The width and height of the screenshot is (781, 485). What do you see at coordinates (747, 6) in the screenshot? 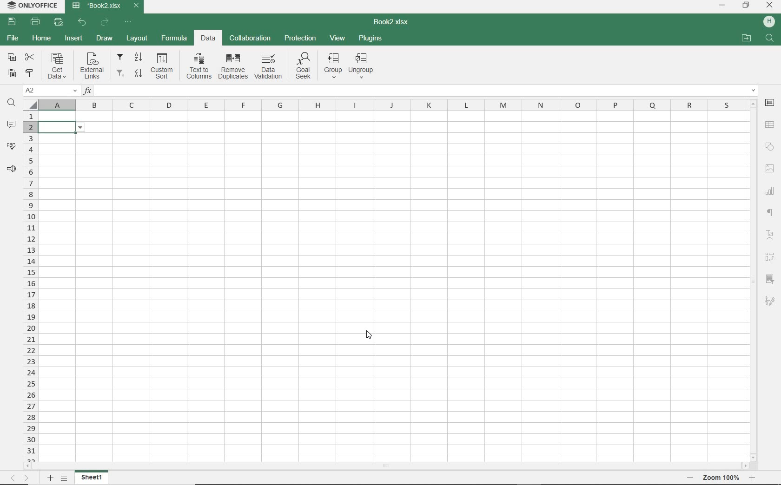
I see `RESTORE DOWN` at bounding box center [747, 6].